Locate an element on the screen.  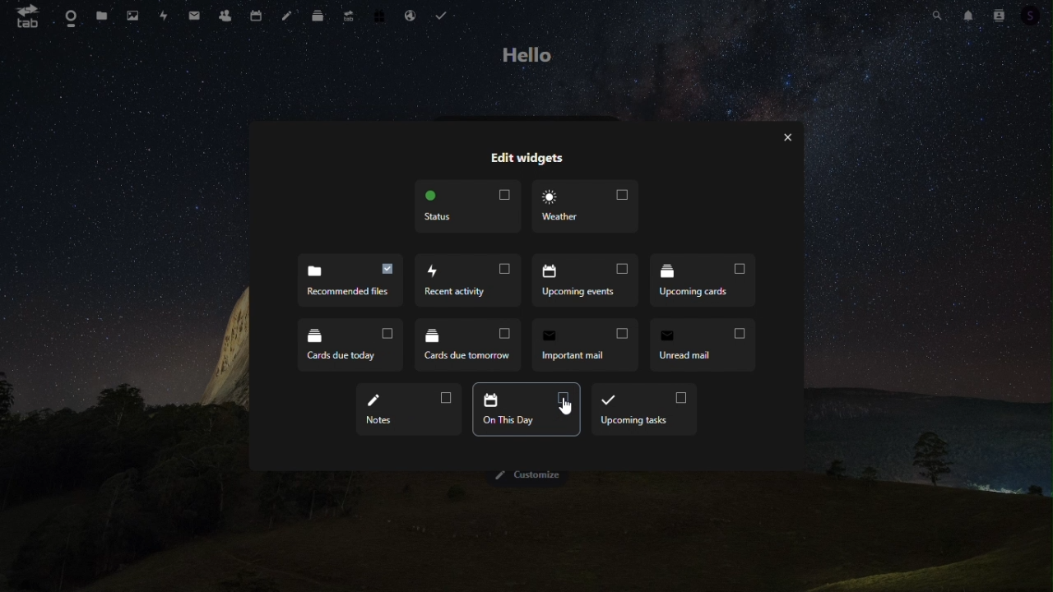
deck is located at coordinates (318, 16).